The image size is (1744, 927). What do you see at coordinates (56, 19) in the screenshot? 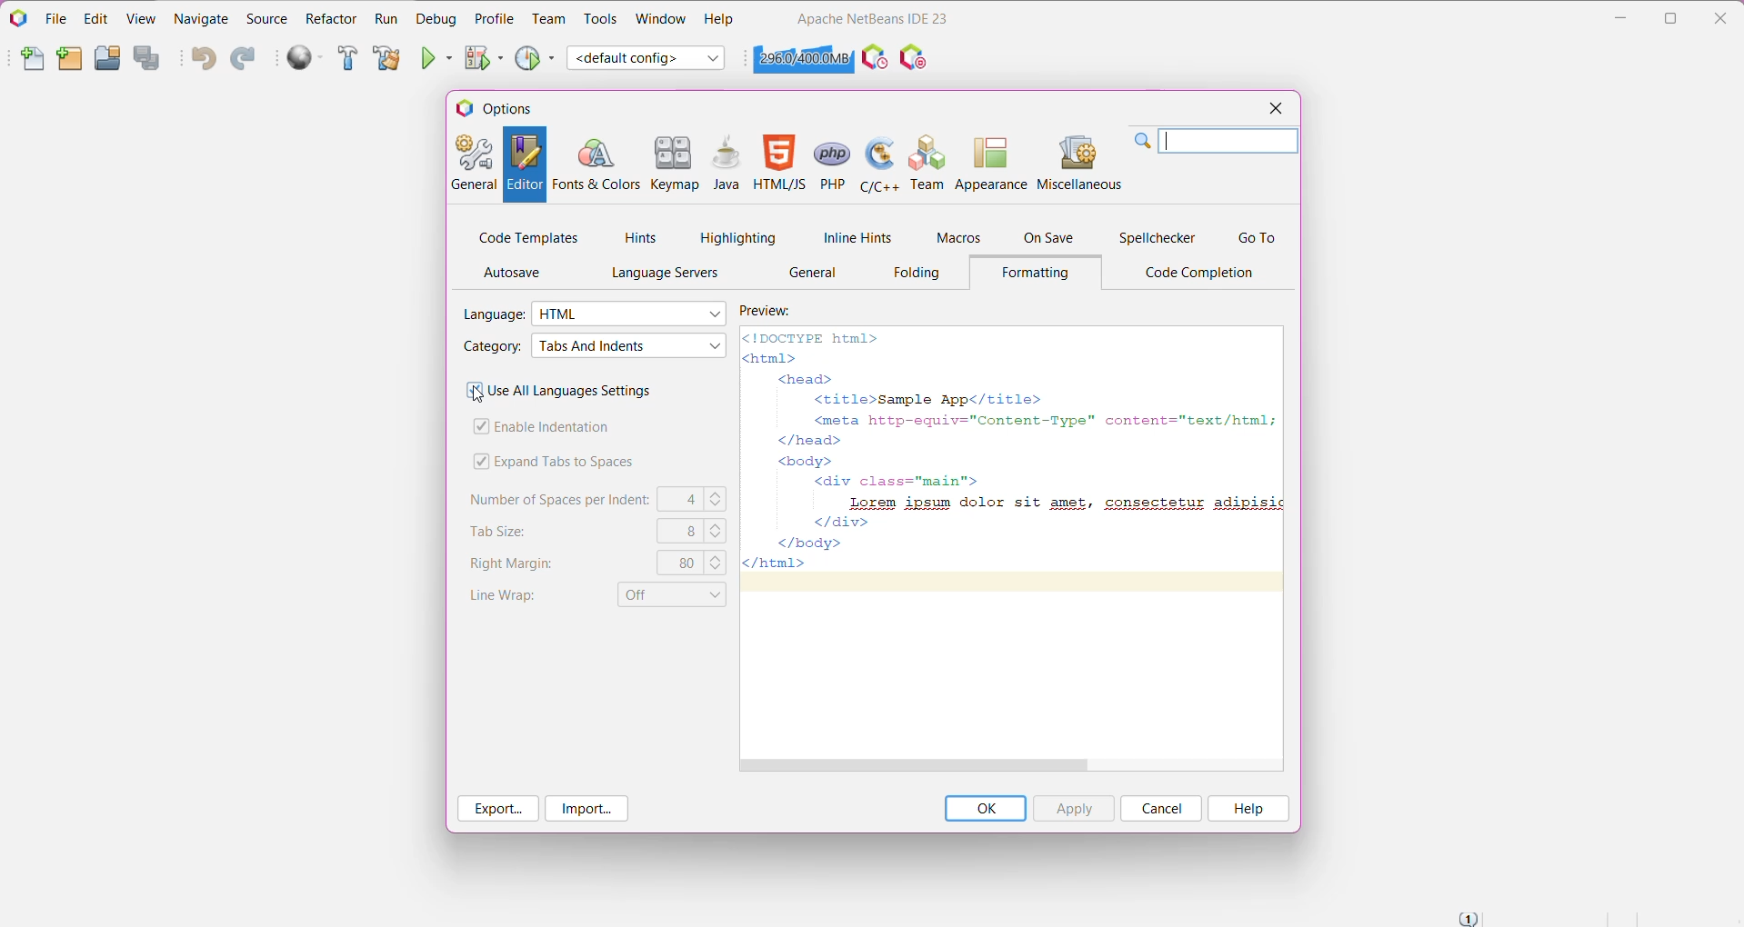
I see `File` at bounding box center [56, 19].